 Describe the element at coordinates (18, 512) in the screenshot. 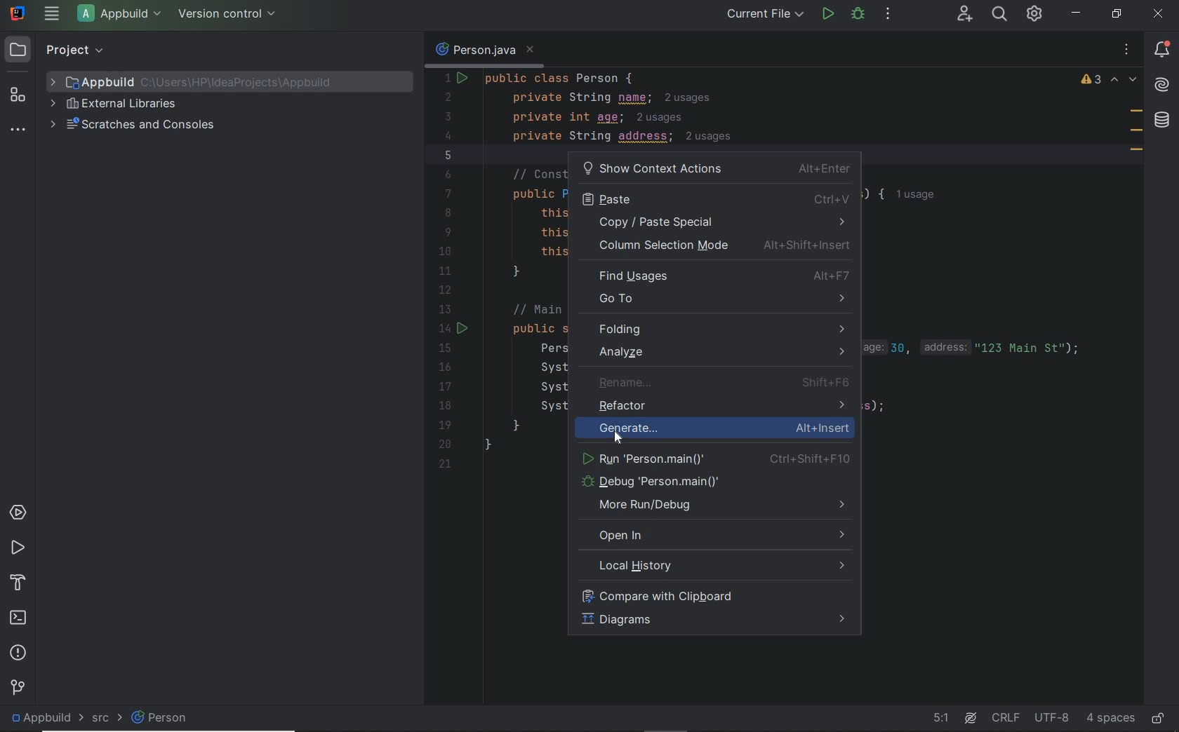

I see `services` at that location.